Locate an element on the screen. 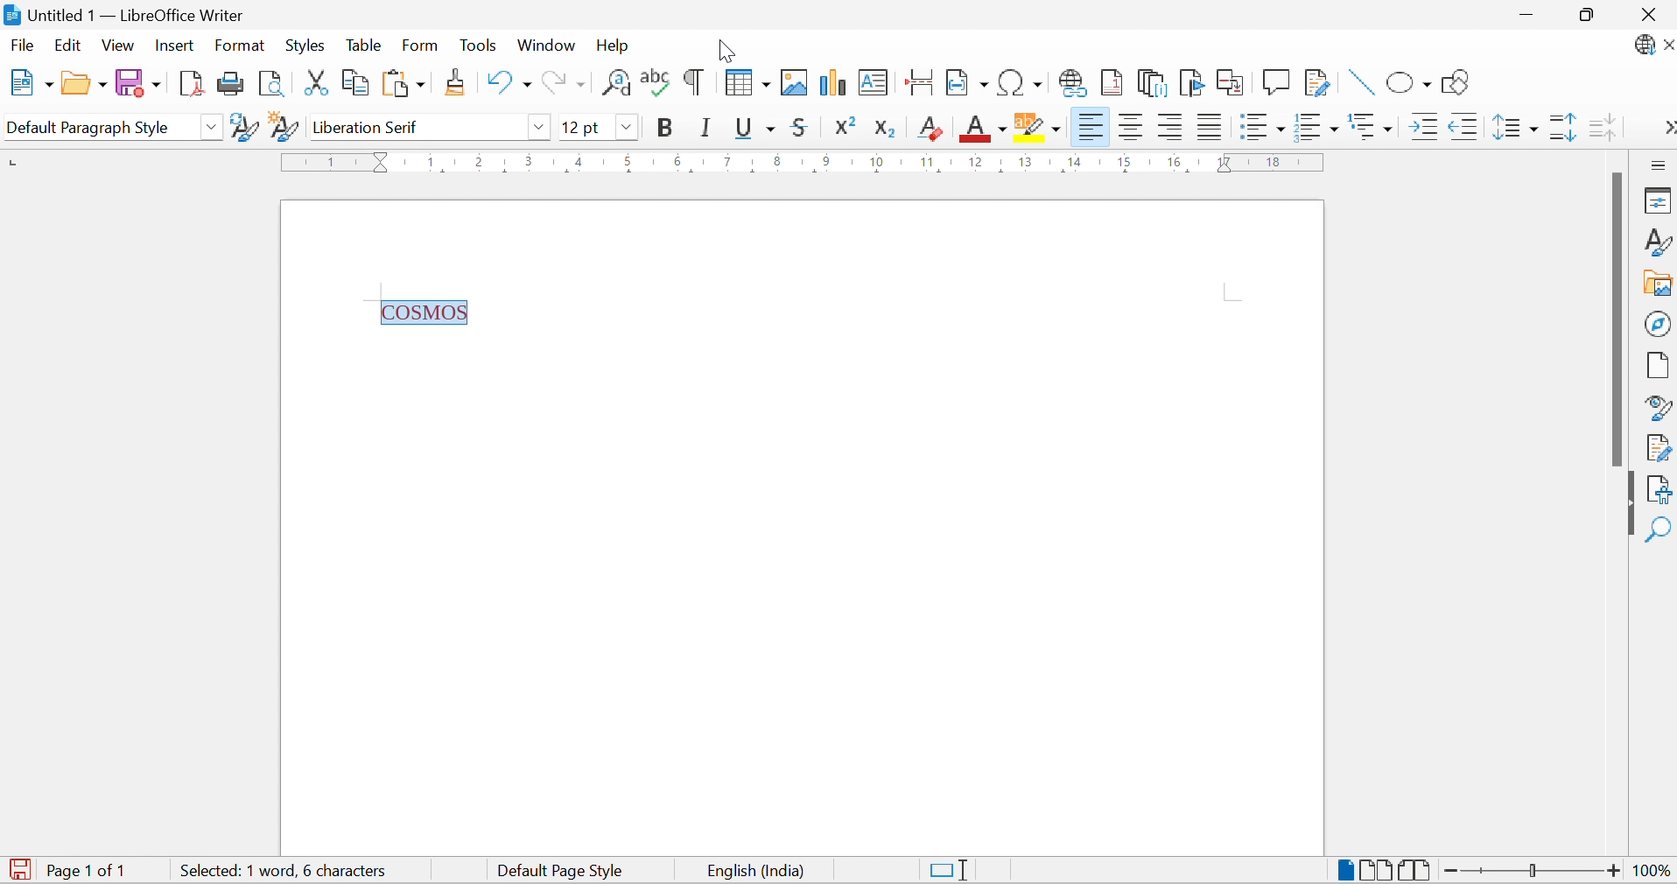 The image size is (1677, 884). 1 is located at coordinates (432, 160).